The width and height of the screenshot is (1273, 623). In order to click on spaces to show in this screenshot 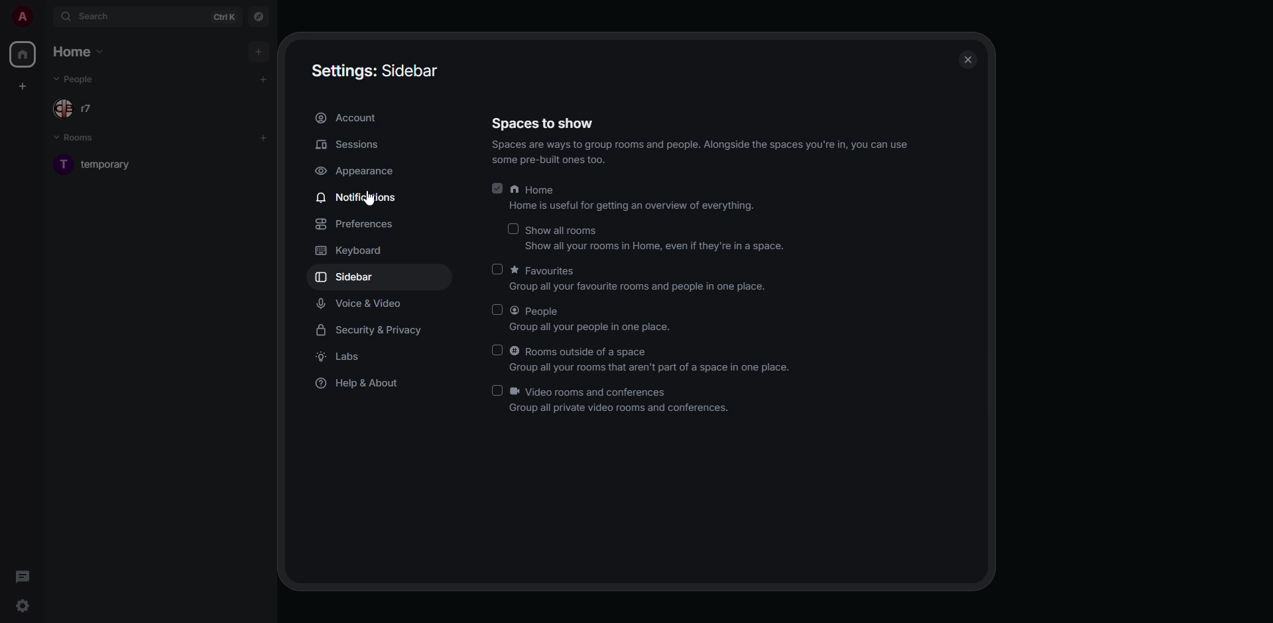, I will do `click(542, 124)`.